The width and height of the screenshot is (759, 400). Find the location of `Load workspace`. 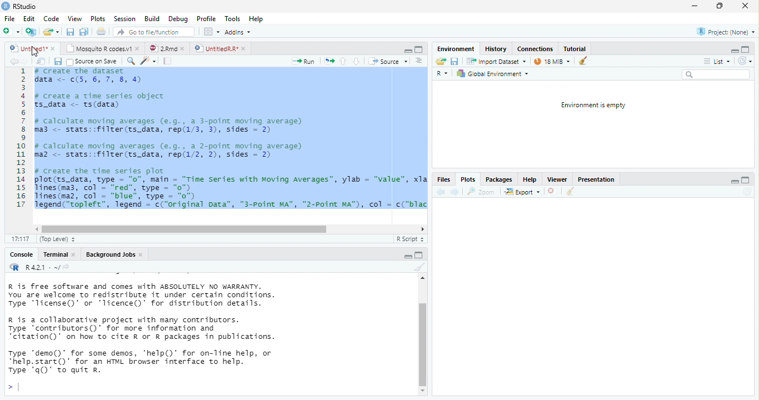

Load workspace is located at coordinates (441, 62).